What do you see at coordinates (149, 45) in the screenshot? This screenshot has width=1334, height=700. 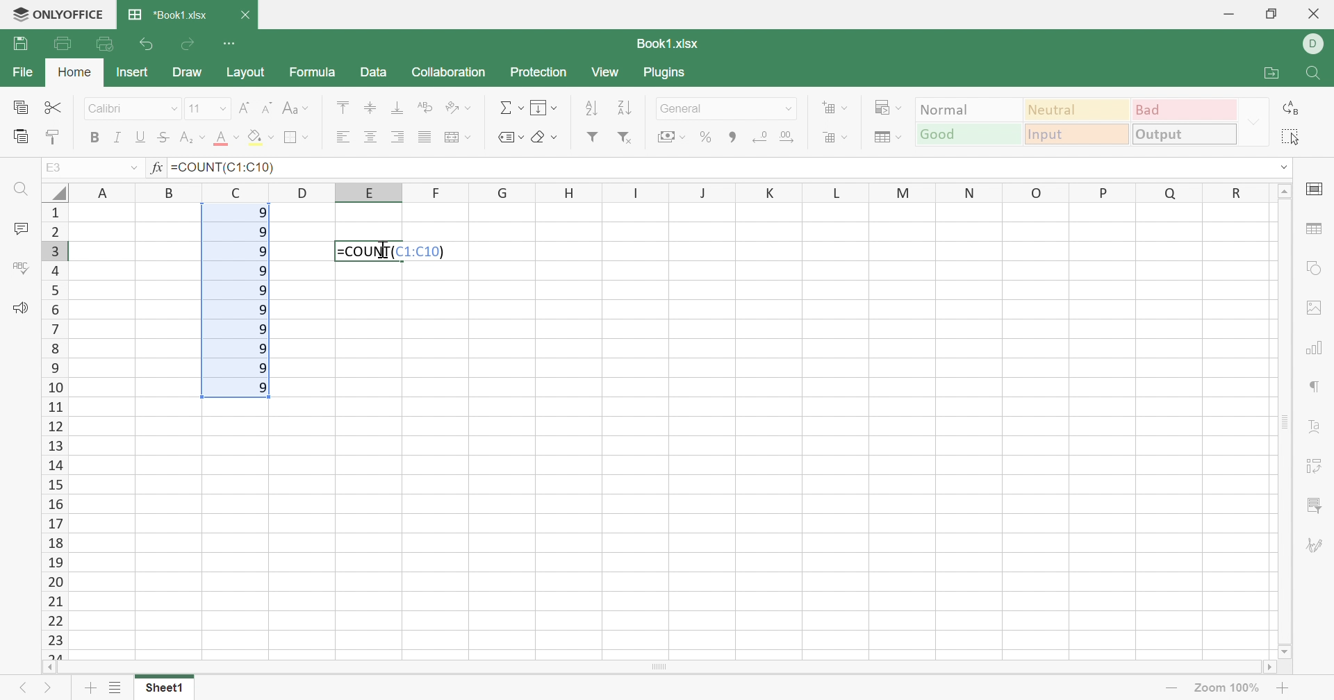 I see `Undo` at bounding box center [149, 45].